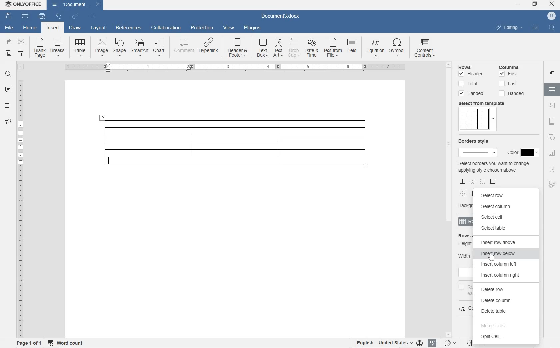 Image resolution: width=560 pixels, height=348 pixels. What do you see at coordinates (486, 103) in the screenshot?
I see `select from template` at bounding box center [486, 103].